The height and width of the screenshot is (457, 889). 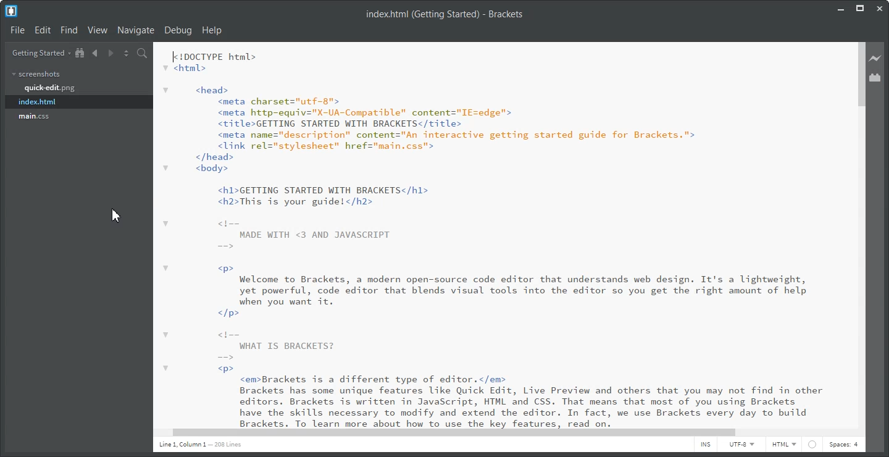 What do you see at coordinates (199, 445) in the screenshot?
I see `Text 3` at bounding box center [199, 445].